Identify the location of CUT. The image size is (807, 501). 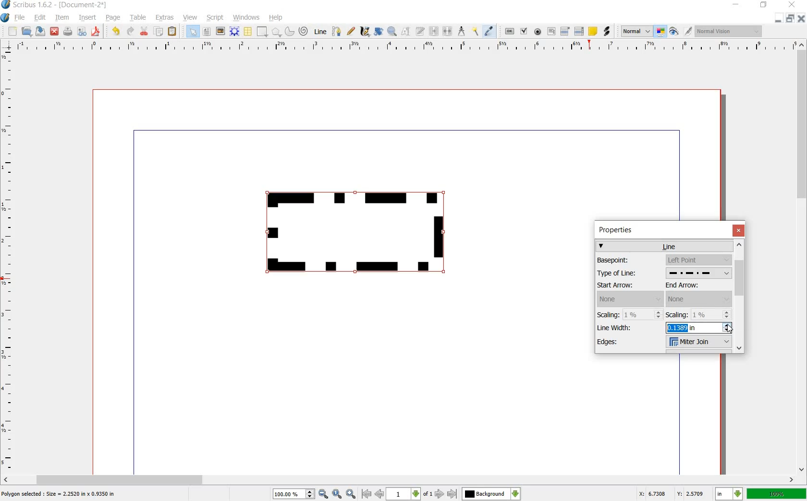
(145, 31).